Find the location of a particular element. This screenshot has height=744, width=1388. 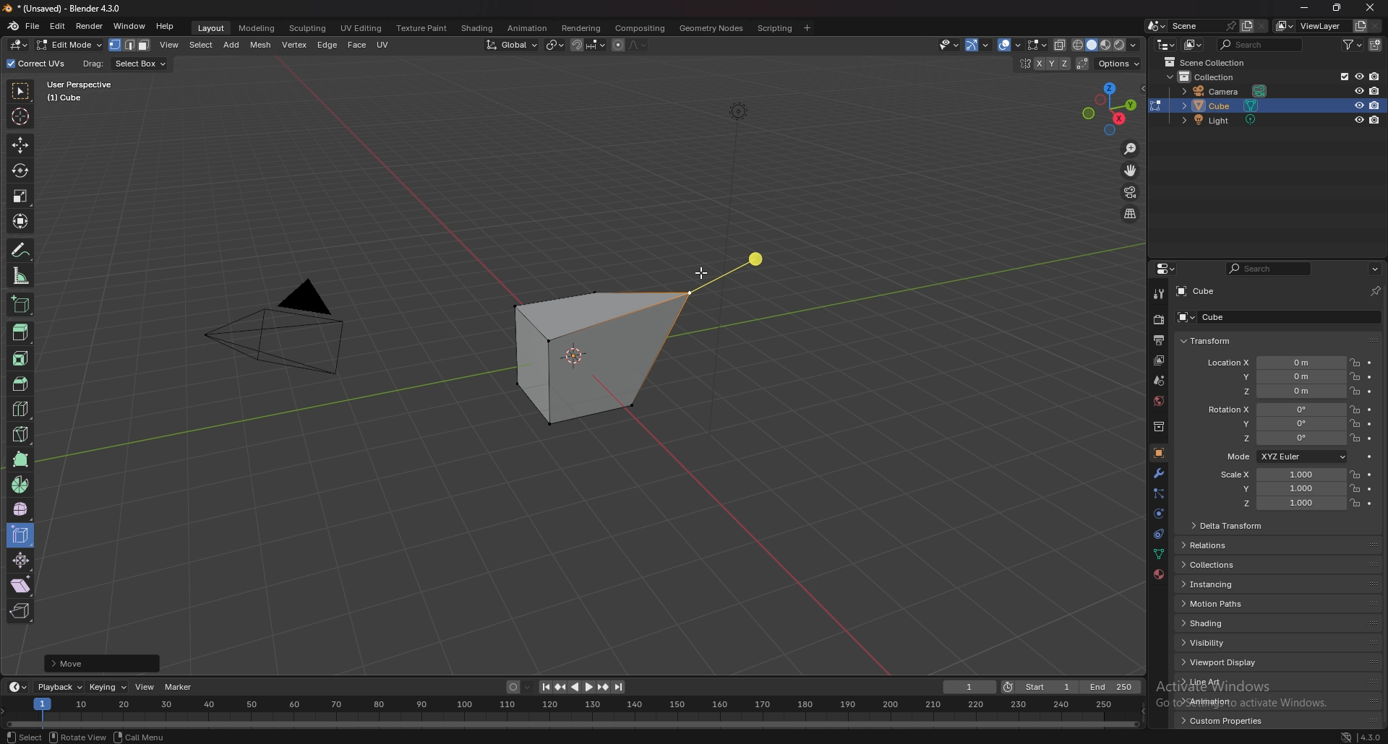

lock is located at coordinates (1355, 488).